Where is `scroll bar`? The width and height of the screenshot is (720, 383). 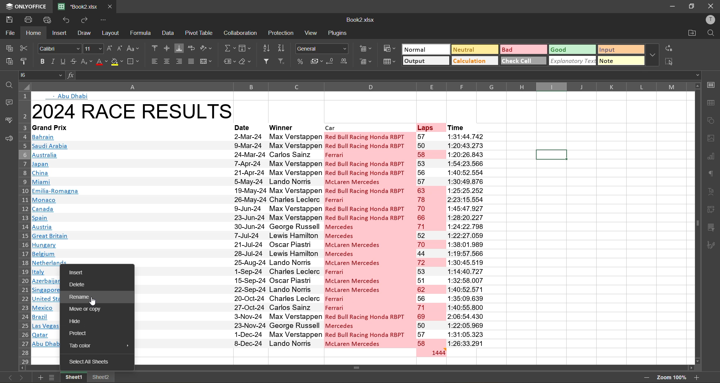
scroll bar is located at coordinates (373, 367).